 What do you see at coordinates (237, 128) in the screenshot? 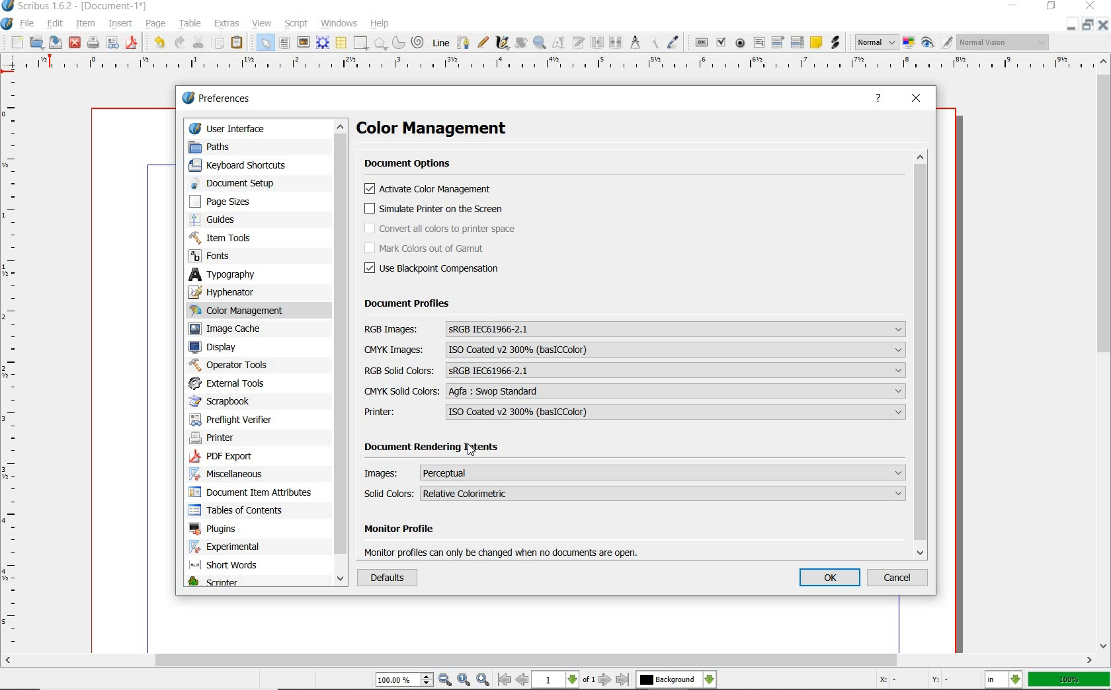
I see `user interface` at bounding box center [237, 128].